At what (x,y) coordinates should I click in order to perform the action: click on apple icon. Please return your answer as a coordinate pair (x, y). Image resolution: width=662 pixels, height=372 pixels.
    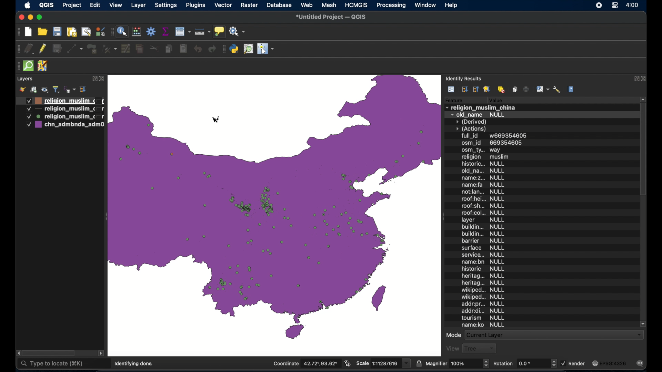
    Looking at the image, I should click on (28, 6).